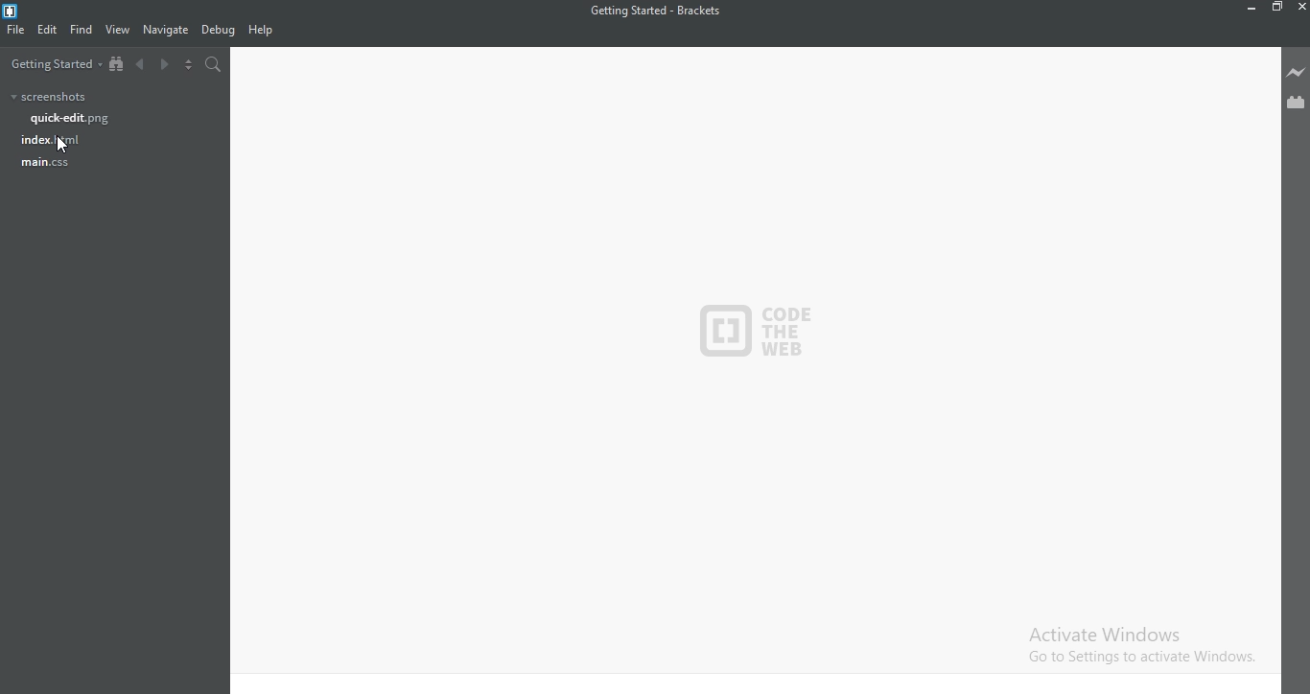  What do you see at coordinates (1296, 73) in the screenshot?
I see `Live preview` at bounding box center [1296, 73].